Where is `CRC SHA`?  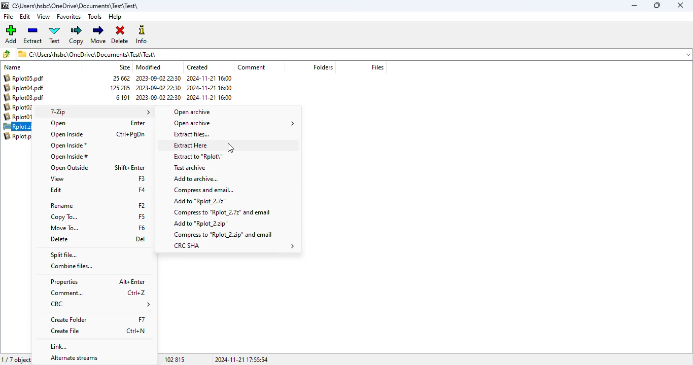
CRC SHA is located at coordinates (234, 246).